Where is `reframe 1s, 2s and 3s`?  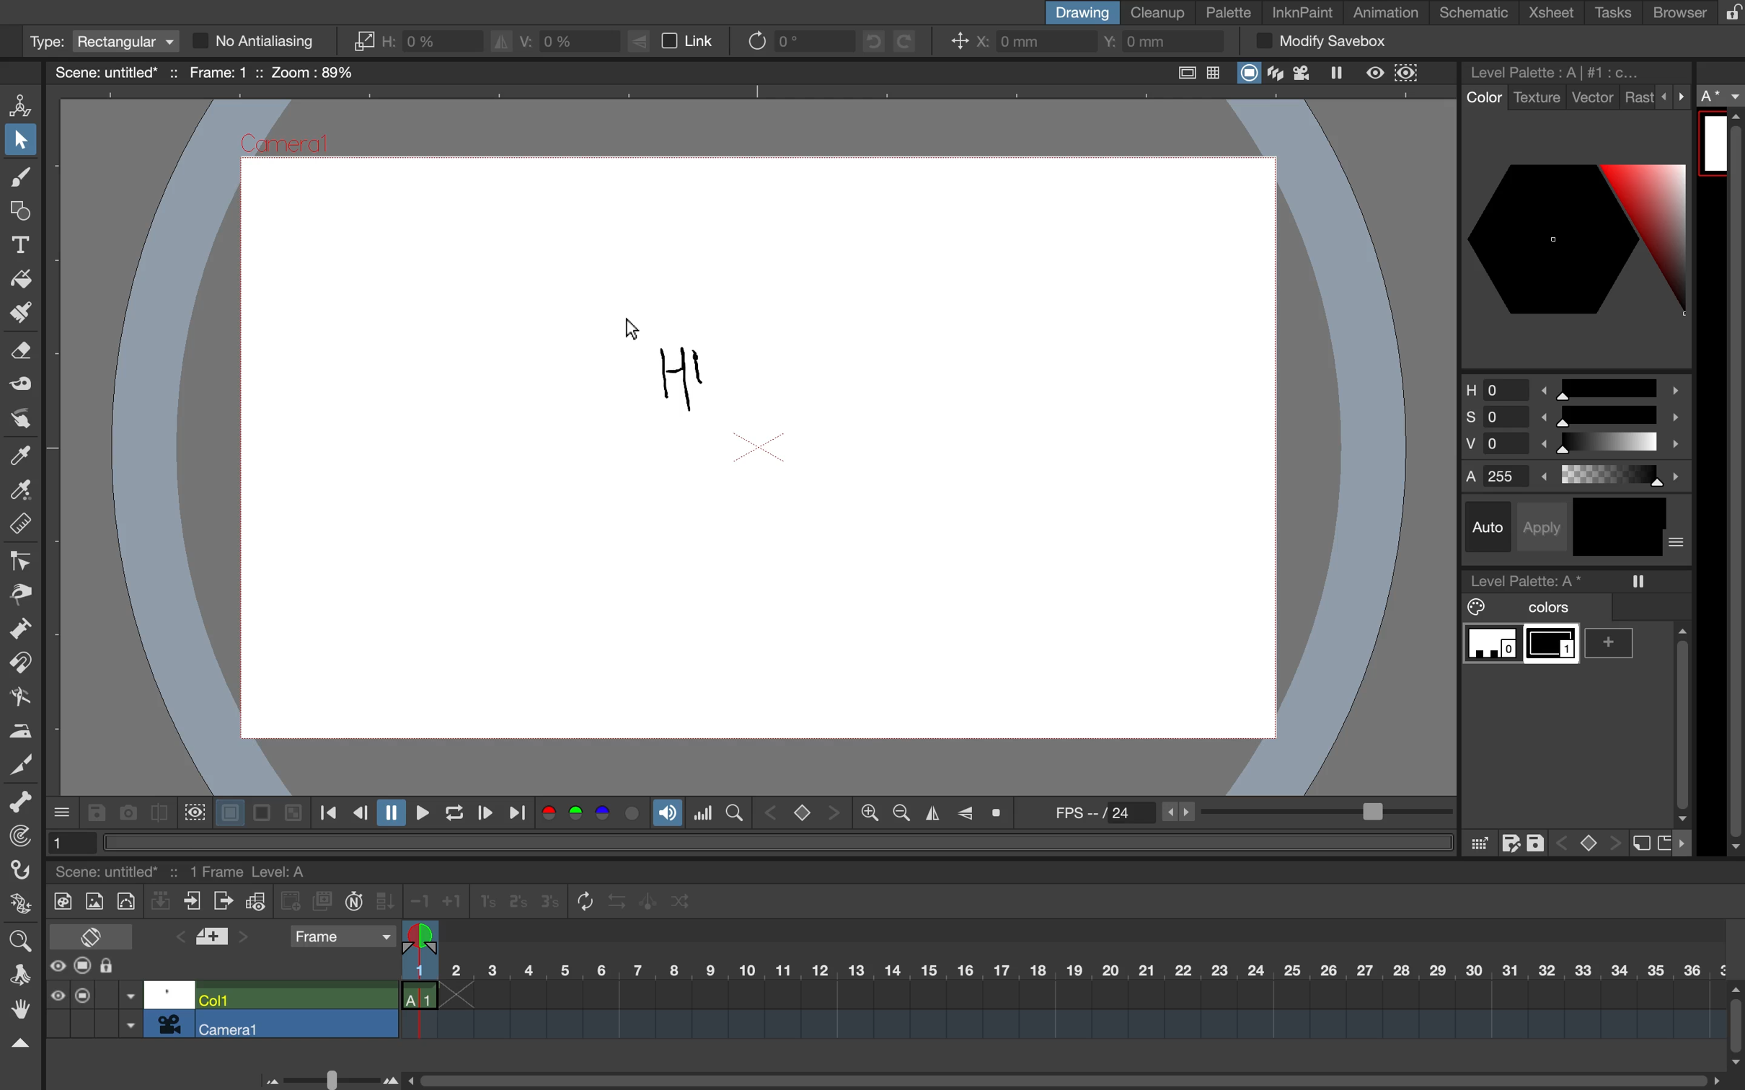
reframe 1s, 2s and 3s is located at coordinates (508, 903).